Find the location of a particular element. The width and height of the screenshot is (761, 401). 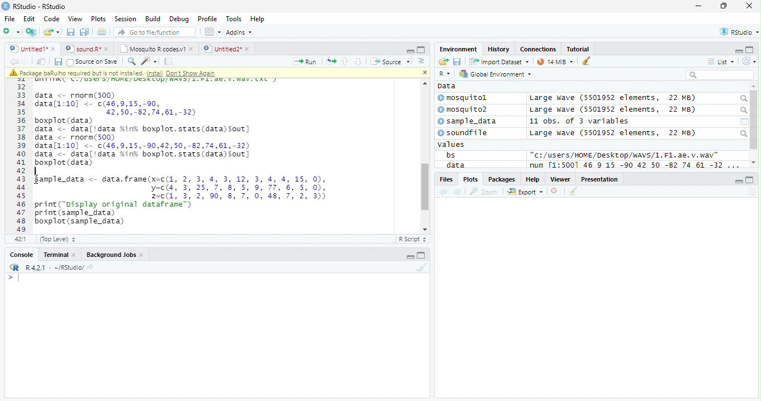

Show document outline is located at coordinates (421, 61).